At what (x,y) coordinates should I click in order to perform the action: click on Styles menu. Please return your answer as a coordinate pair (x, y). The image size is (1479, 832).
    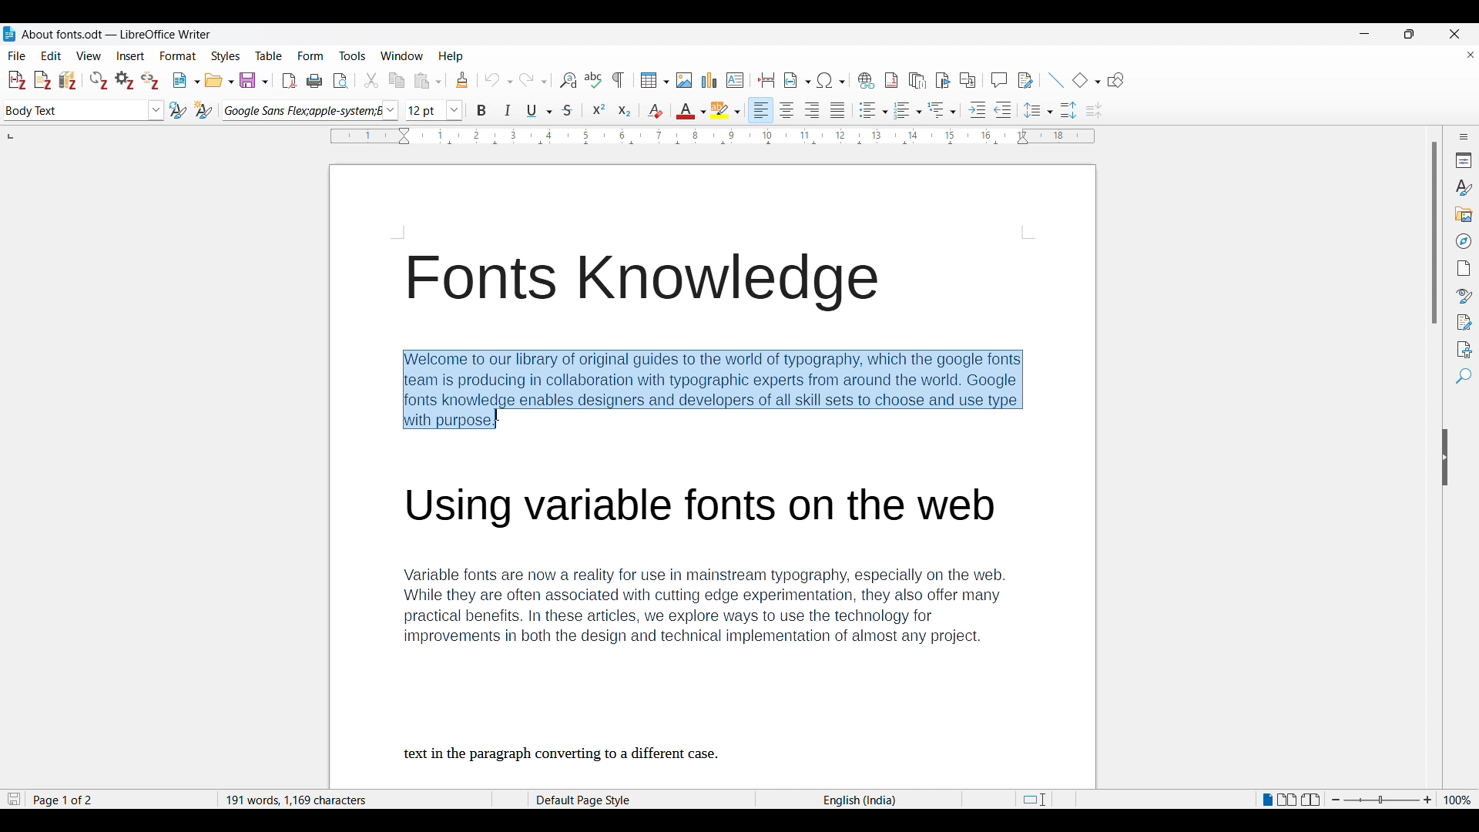
    Looking at the image, I should click on (226, 56).